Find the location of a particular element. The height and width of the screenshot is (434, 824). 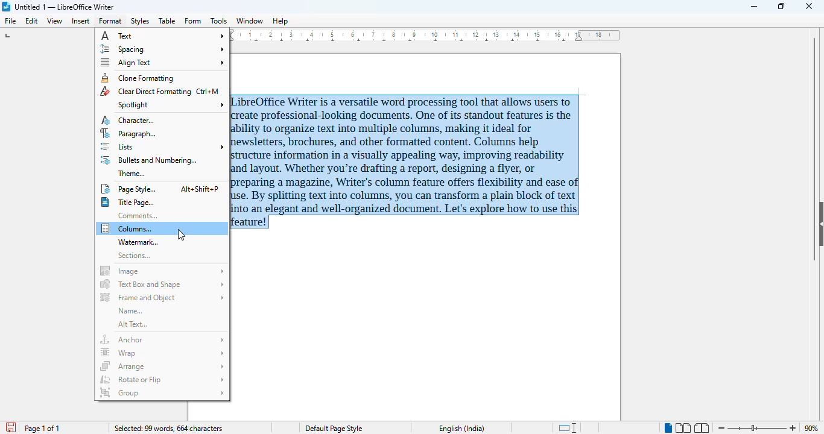

paragraph is located at coordinates (129, 134).